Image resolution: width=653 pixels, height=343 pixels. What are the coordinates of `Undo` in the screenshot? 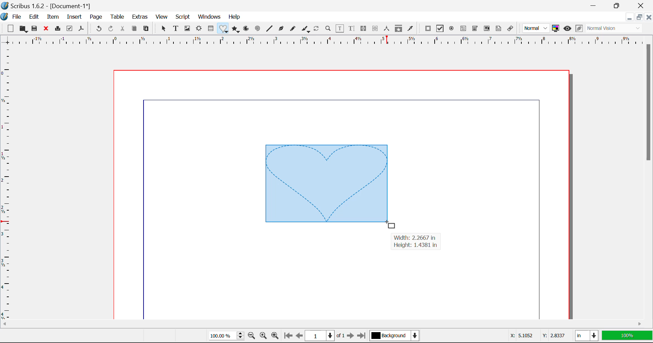 It's located at (98, 29).